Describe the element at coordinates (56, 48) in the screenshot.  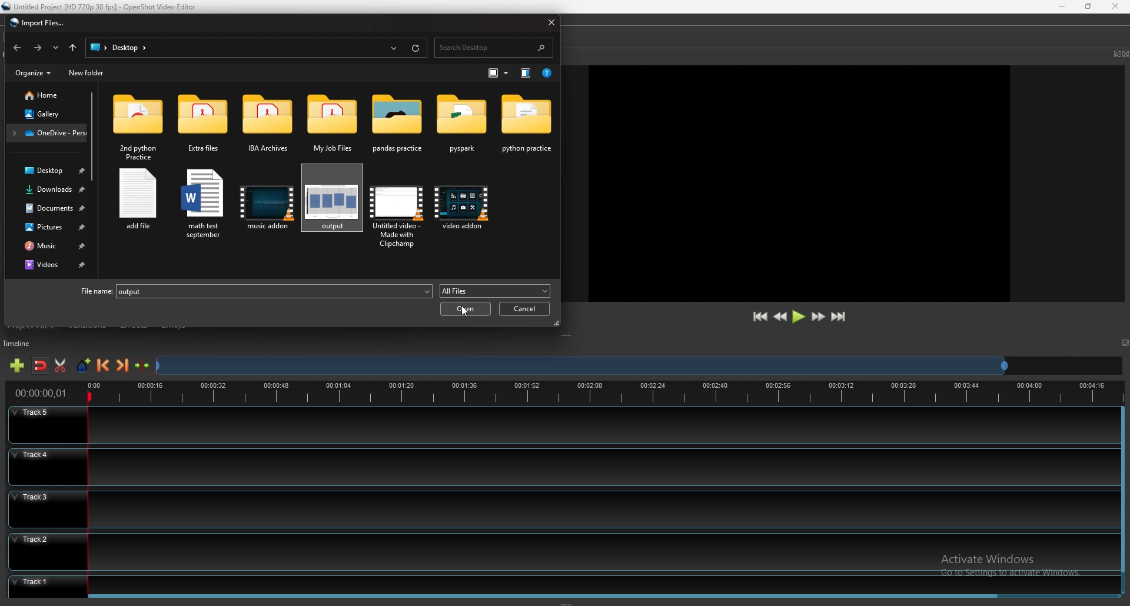
I see `recent` at that location.